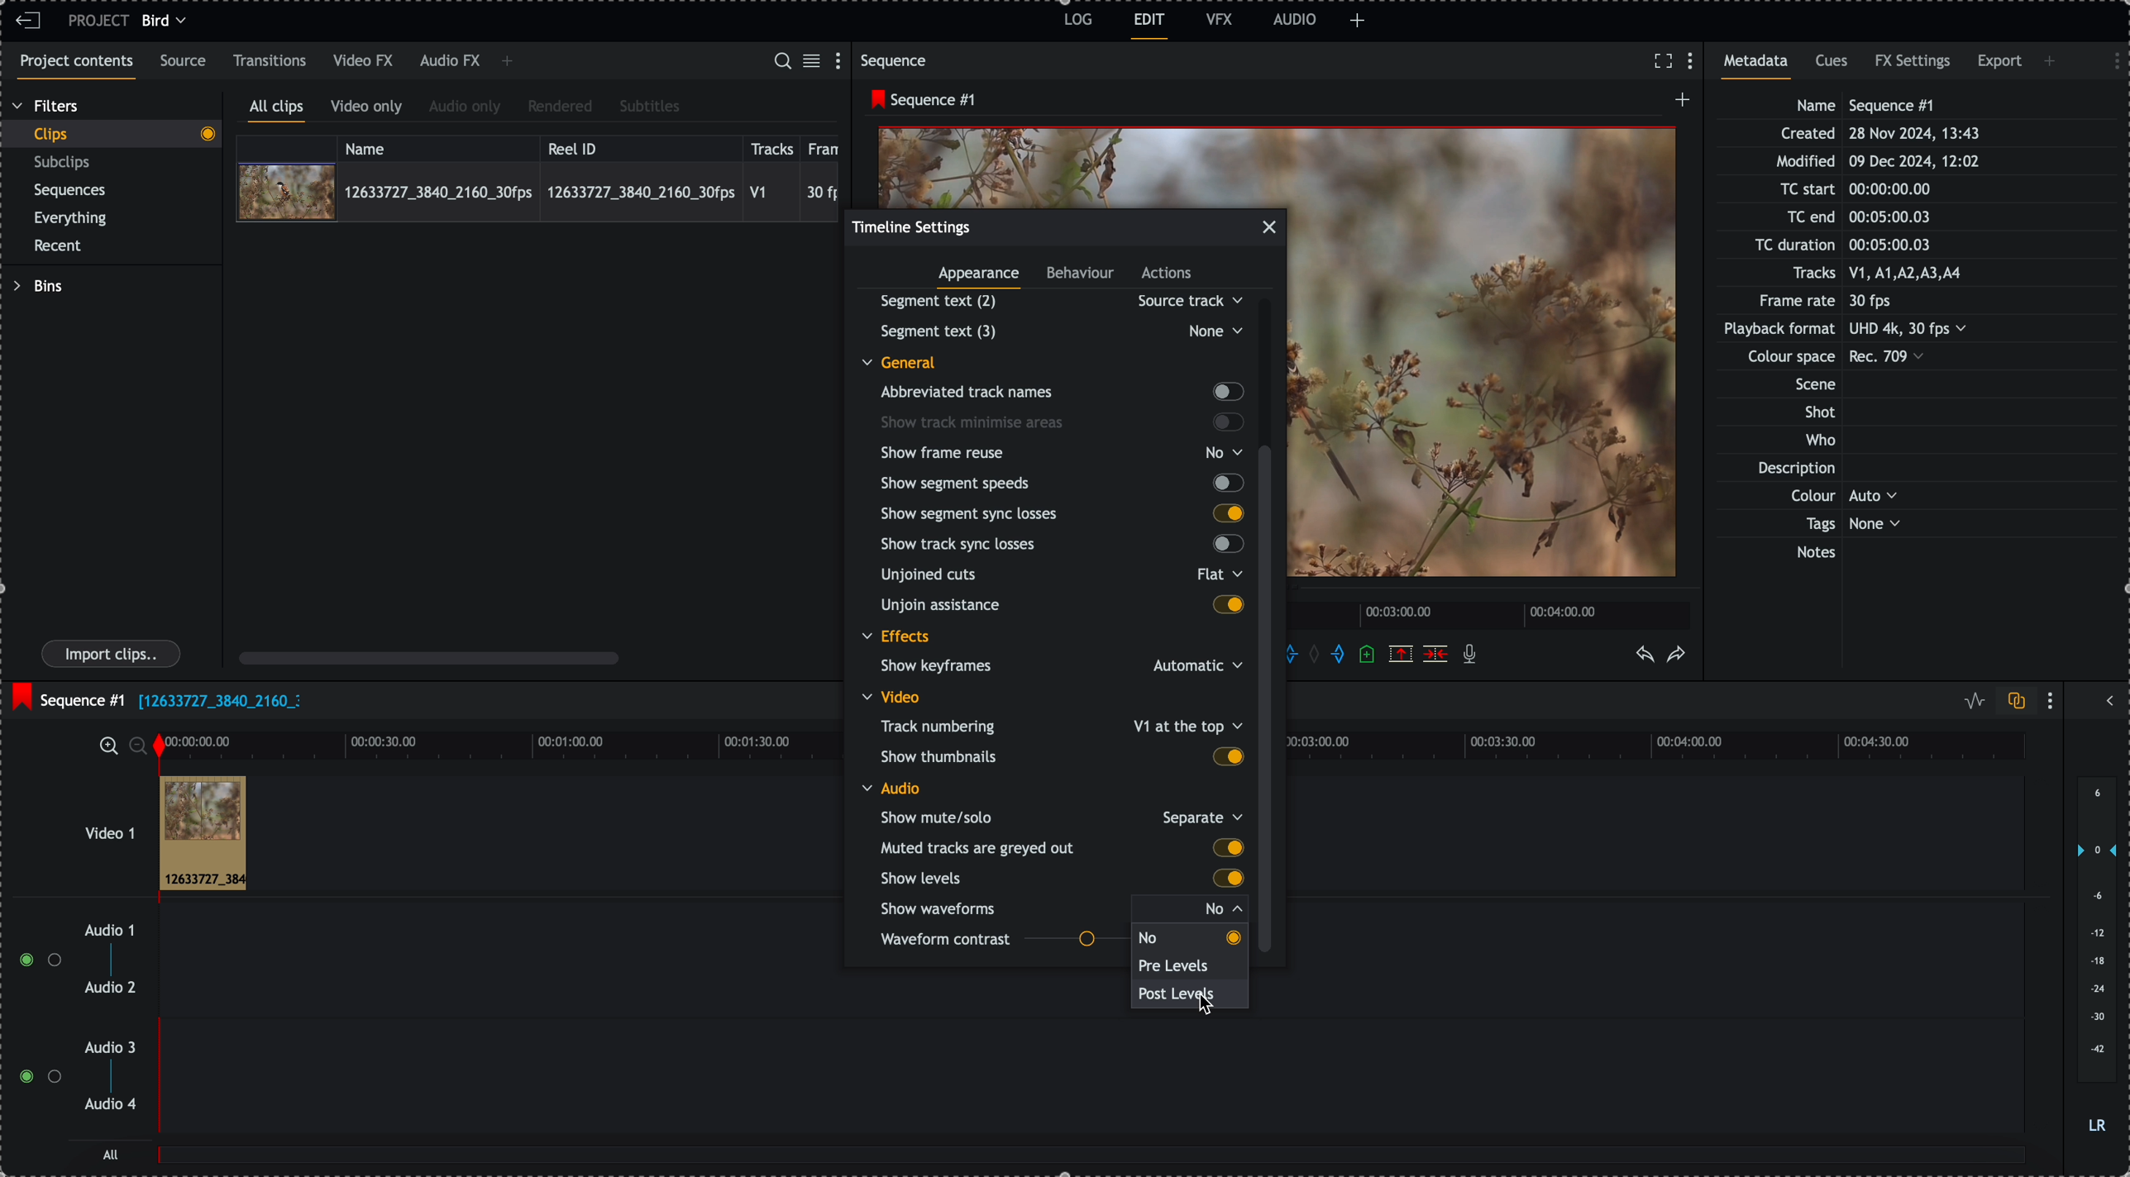 This screenshot has width=2130, height=1177. I want to click on video 1, so click(88, 825).